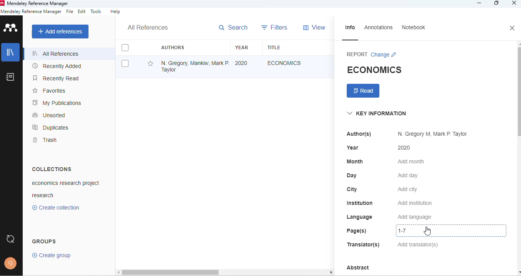 The width and height of the screenshot is (521, 276). What do you see at coordinates (56, 208) in the screenshot?
I see `create collection` at bounding box center [56, 208].